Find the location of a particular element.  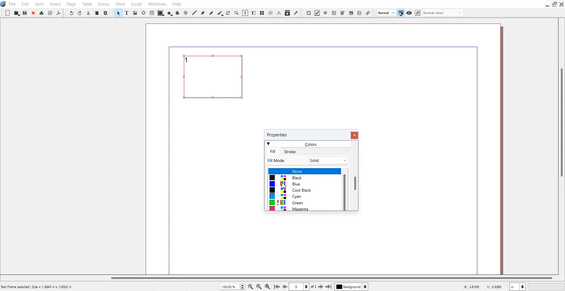

Close is located at coordinates (34, 13).